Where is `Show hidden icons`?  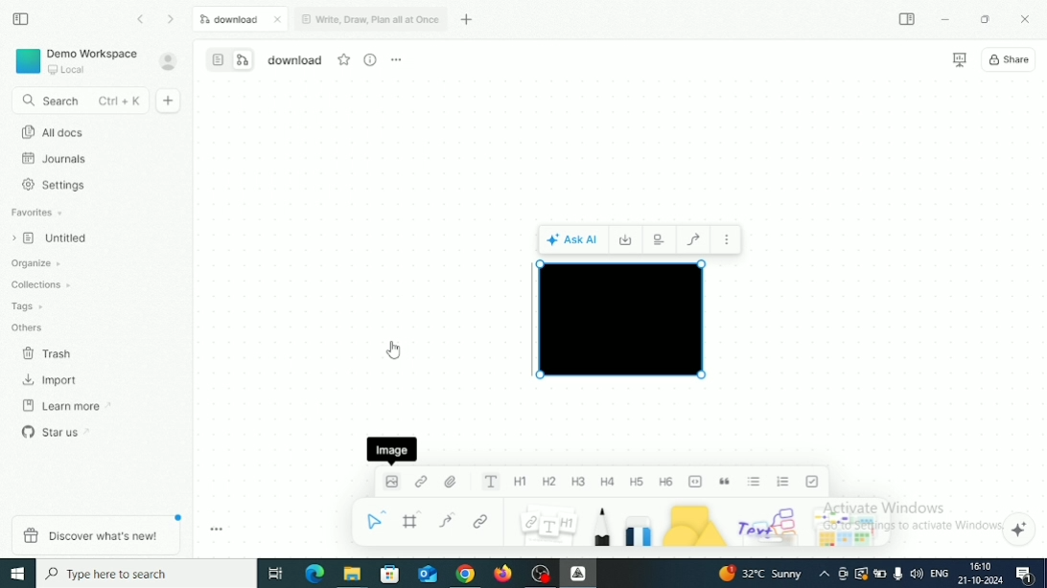 Show hidden icons is located at coordinates (825, 574).